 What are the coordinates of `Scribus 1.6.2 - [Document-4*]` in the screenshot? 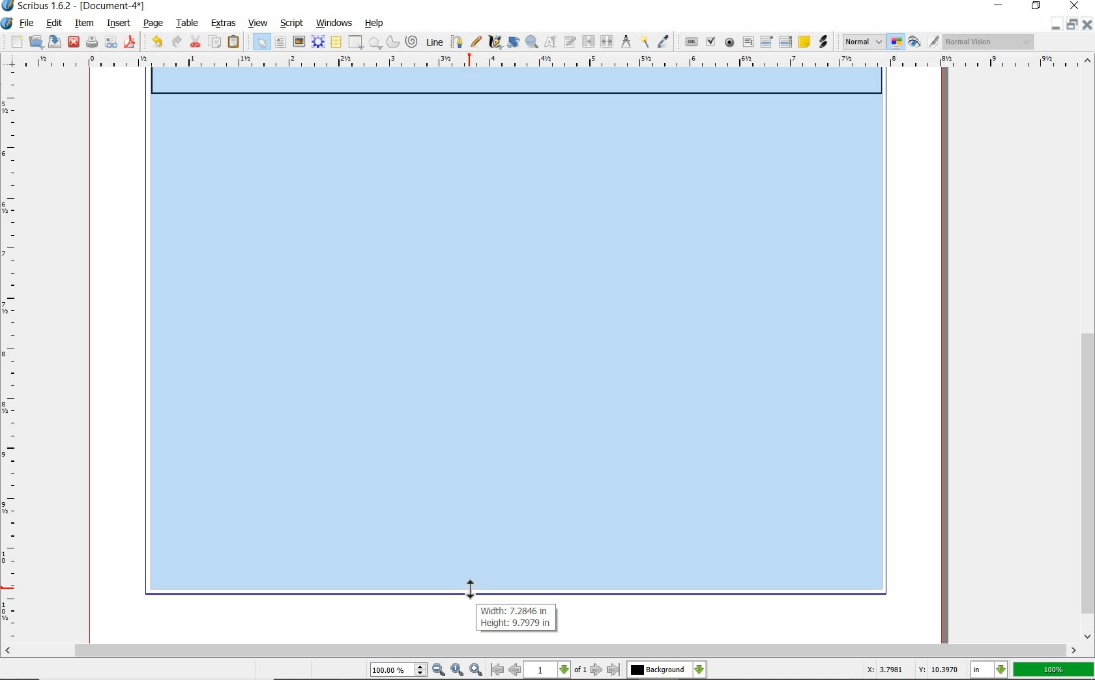 It's located at (75, 7).